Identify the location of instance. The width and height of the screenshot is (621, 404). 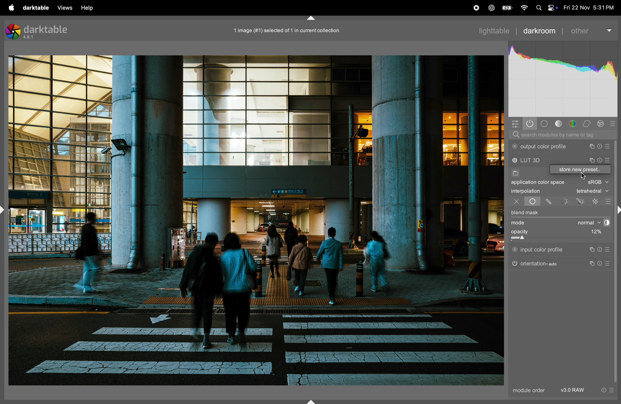
(593, 264).